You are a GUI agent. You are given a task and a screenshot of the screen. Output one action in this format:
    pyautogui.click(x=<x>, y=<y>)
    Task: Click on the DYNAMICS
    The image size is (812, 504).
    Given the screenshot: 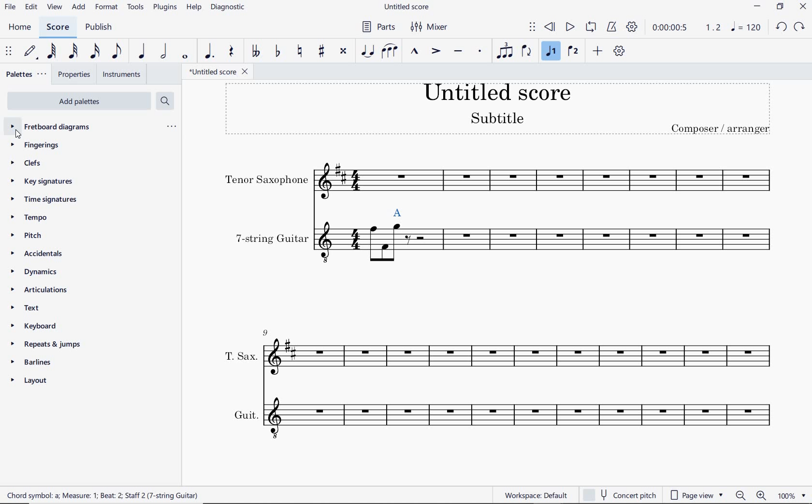 What is the action you would take?
    pyautogui.click(x=43, y=271)
    